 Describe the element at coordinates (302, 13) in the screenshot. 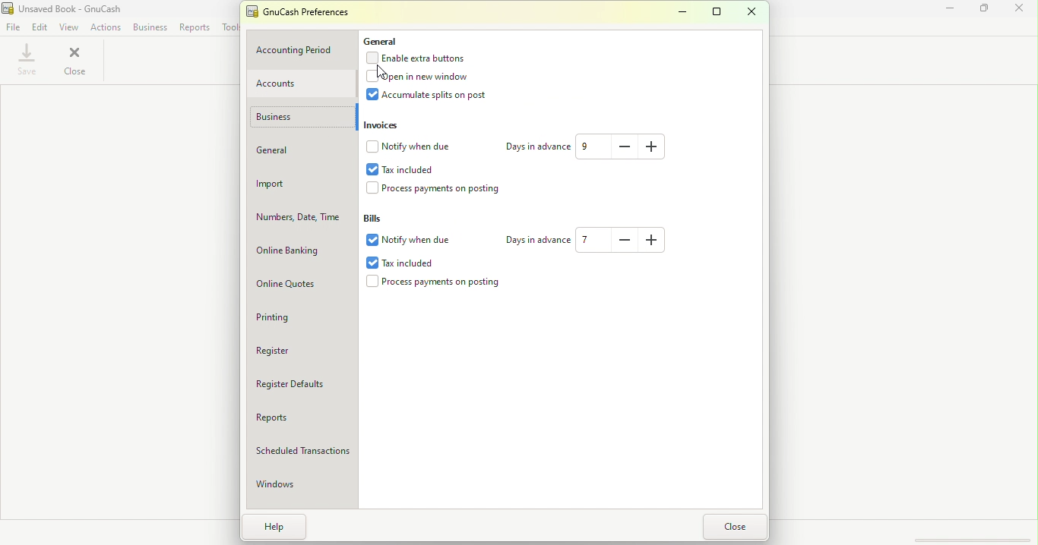

I see `GnuCash preferences` at that location.